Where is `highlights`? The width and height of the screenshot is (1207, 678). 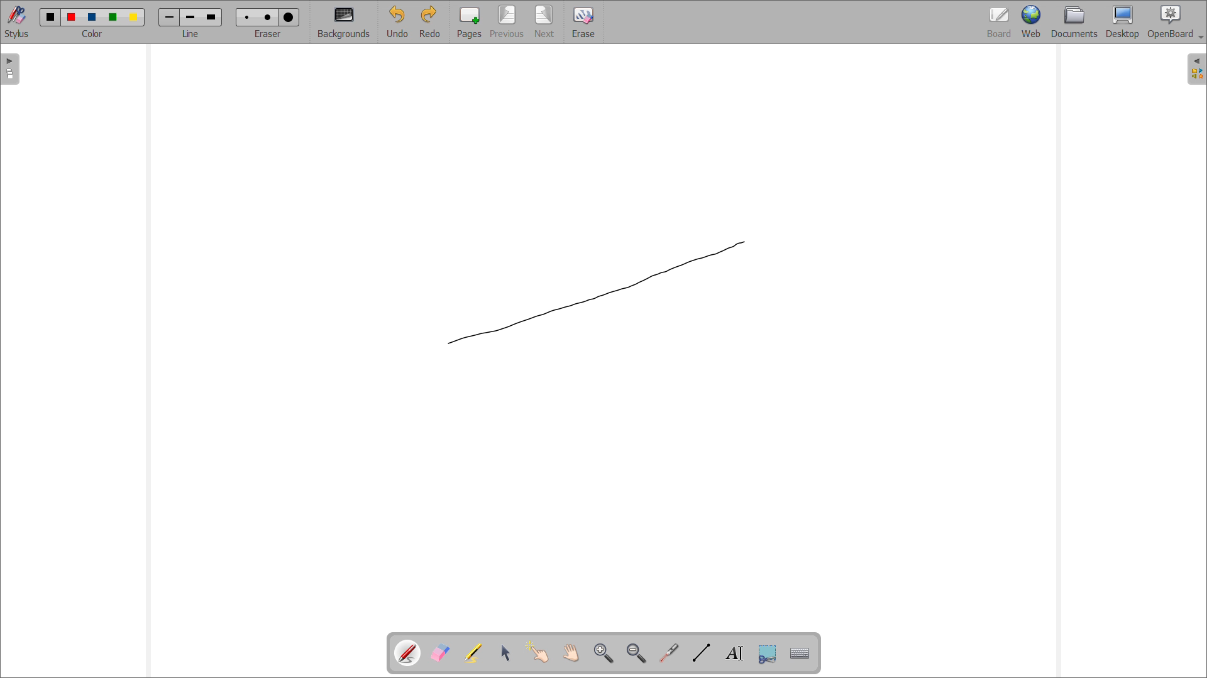 highlights is located at coordinates (473, 653).